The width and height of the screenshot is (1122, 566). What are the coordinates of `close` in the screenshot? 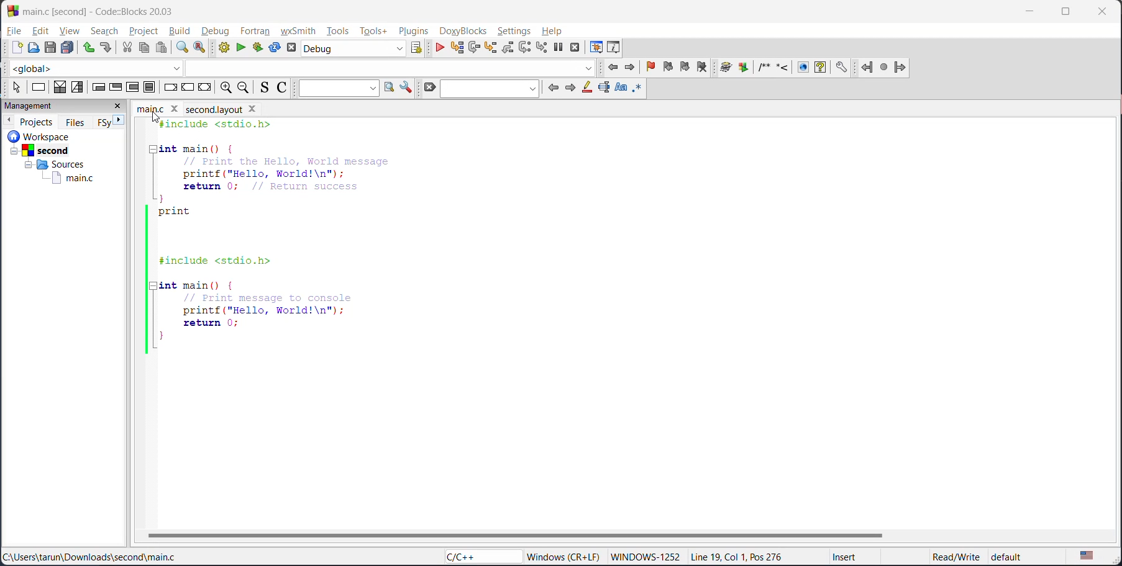 It's located at (1103, 13).